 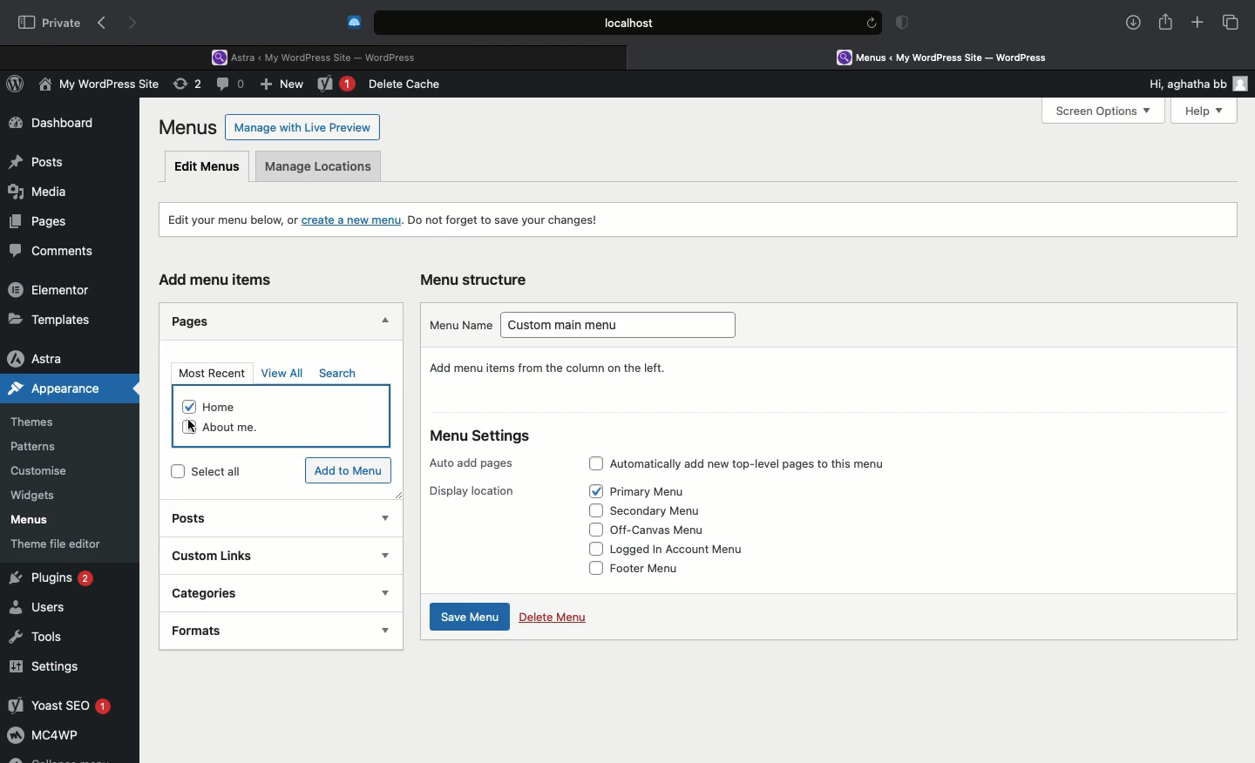 I want to click on Help, so click(x=1197, y=111).